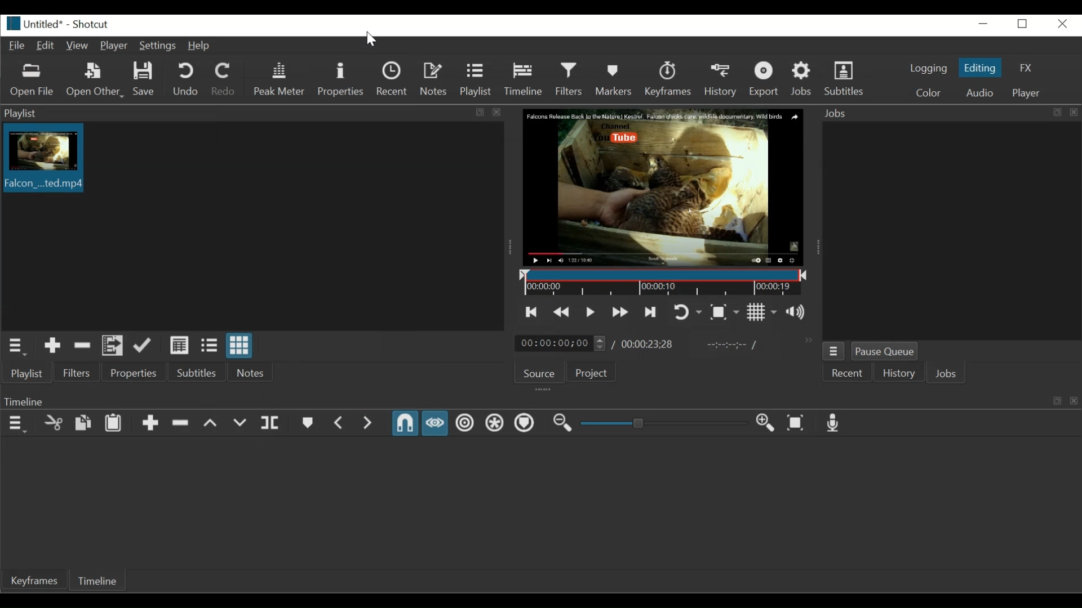 The width and height of the screenshot is (1082, 608). Describe the element at coordinates (720, 81) in the screenshot. I see `History` at that location.